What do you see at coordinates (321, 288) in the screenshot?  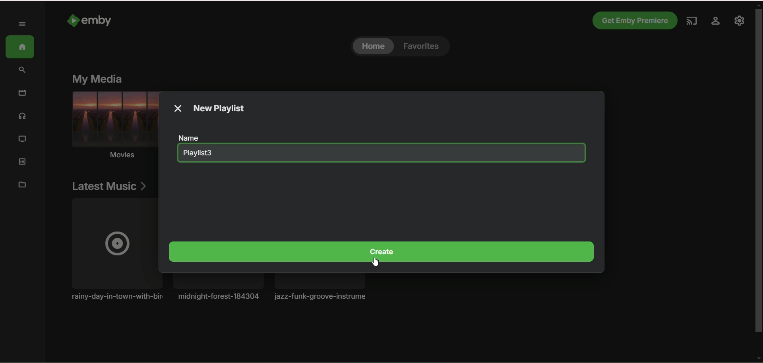 I see `music album` at bounding box center [321, 288].